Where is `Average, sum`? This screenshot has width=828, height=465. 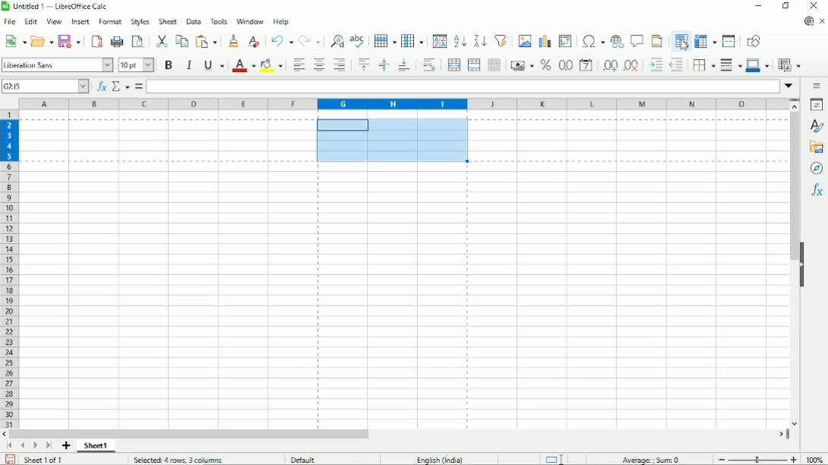
Average, sum is located at coordinates (652, 458).